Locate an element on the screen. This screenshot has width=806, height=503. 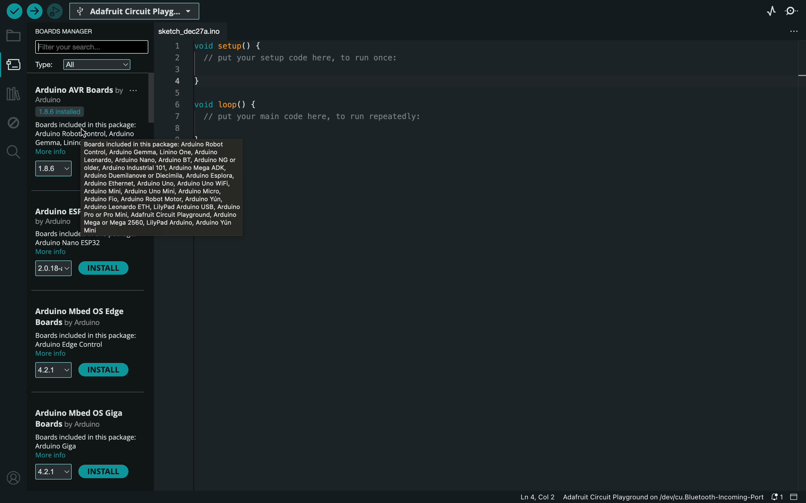
Giga bards is located at coordinates (81, 418).